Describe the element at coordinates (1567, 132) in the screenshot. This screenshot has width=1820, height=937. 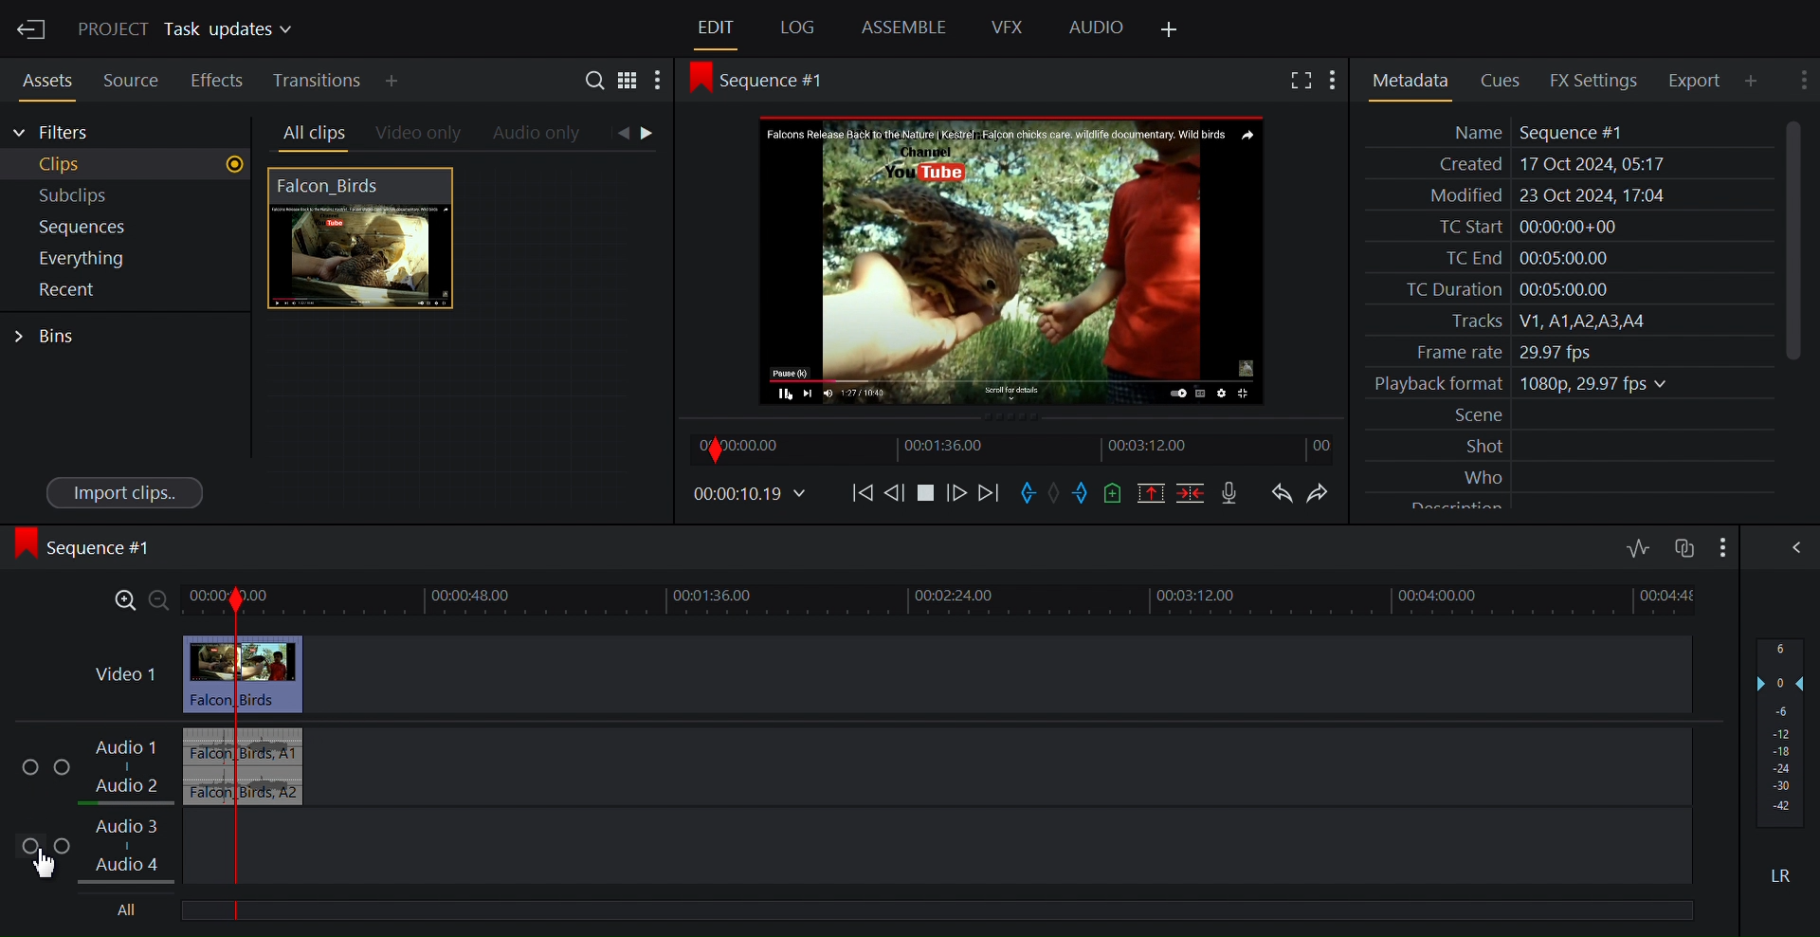
I see `Name` at that location.